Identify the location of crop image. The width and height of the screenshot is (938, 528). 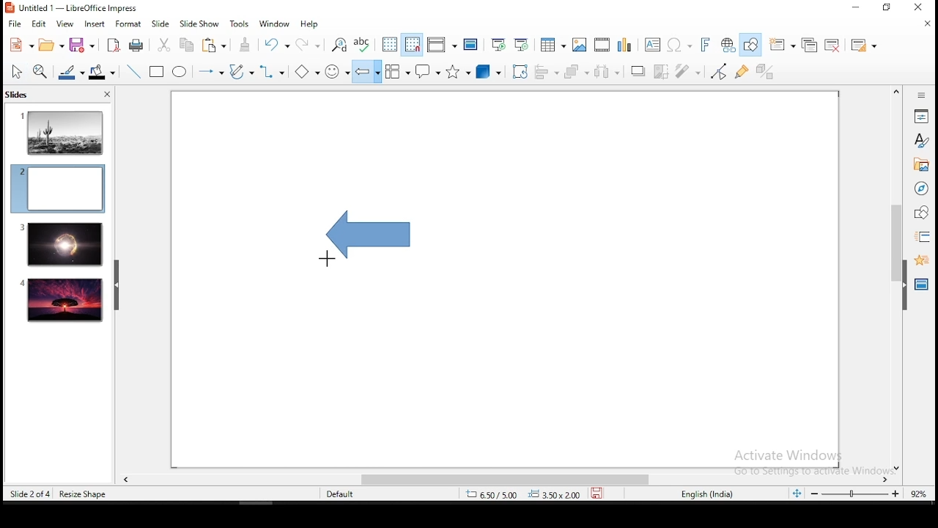
(662, 70).